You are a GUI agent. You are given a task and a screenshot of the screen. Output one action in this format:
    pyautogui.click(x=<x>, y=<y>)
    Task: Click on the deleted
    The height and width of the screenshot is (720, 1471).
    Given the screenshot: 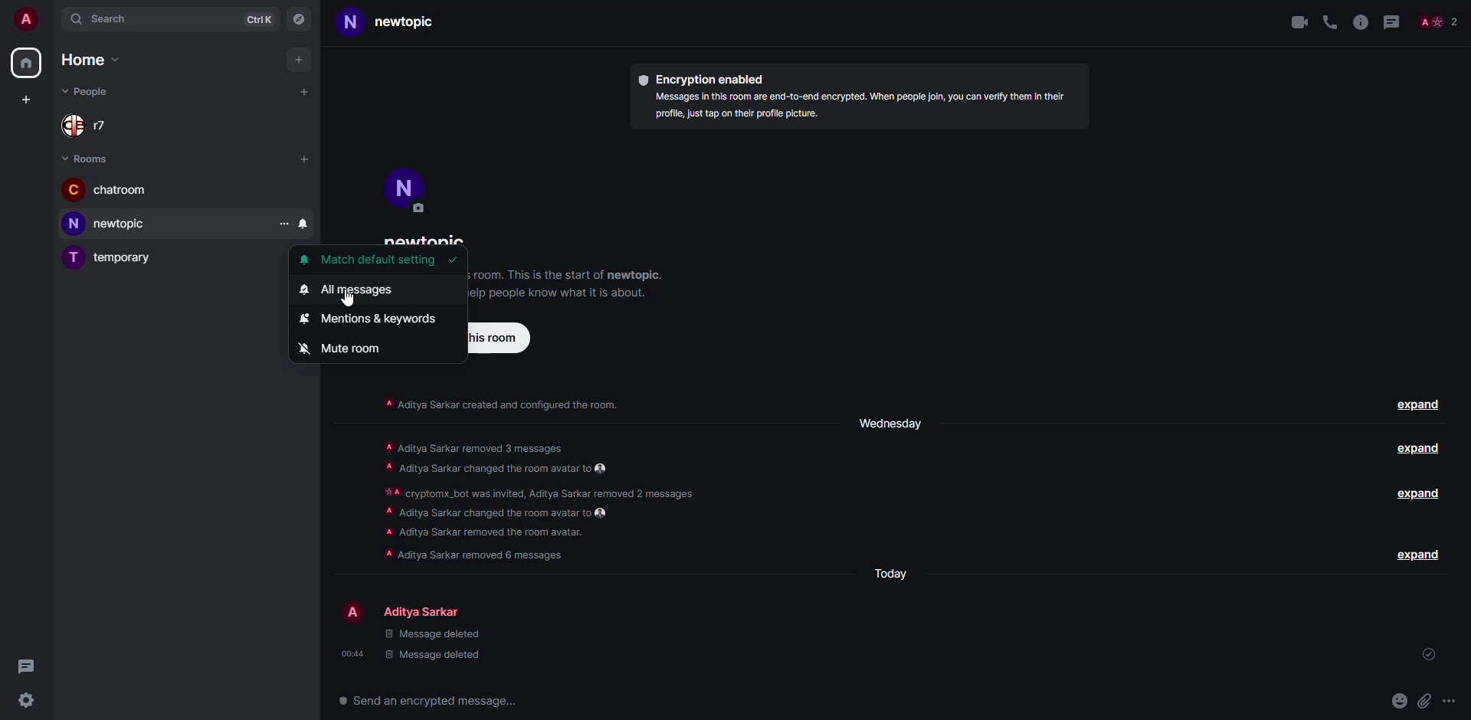 What is the action you would take?
    pyautogui.click(x=434, y=644)
    